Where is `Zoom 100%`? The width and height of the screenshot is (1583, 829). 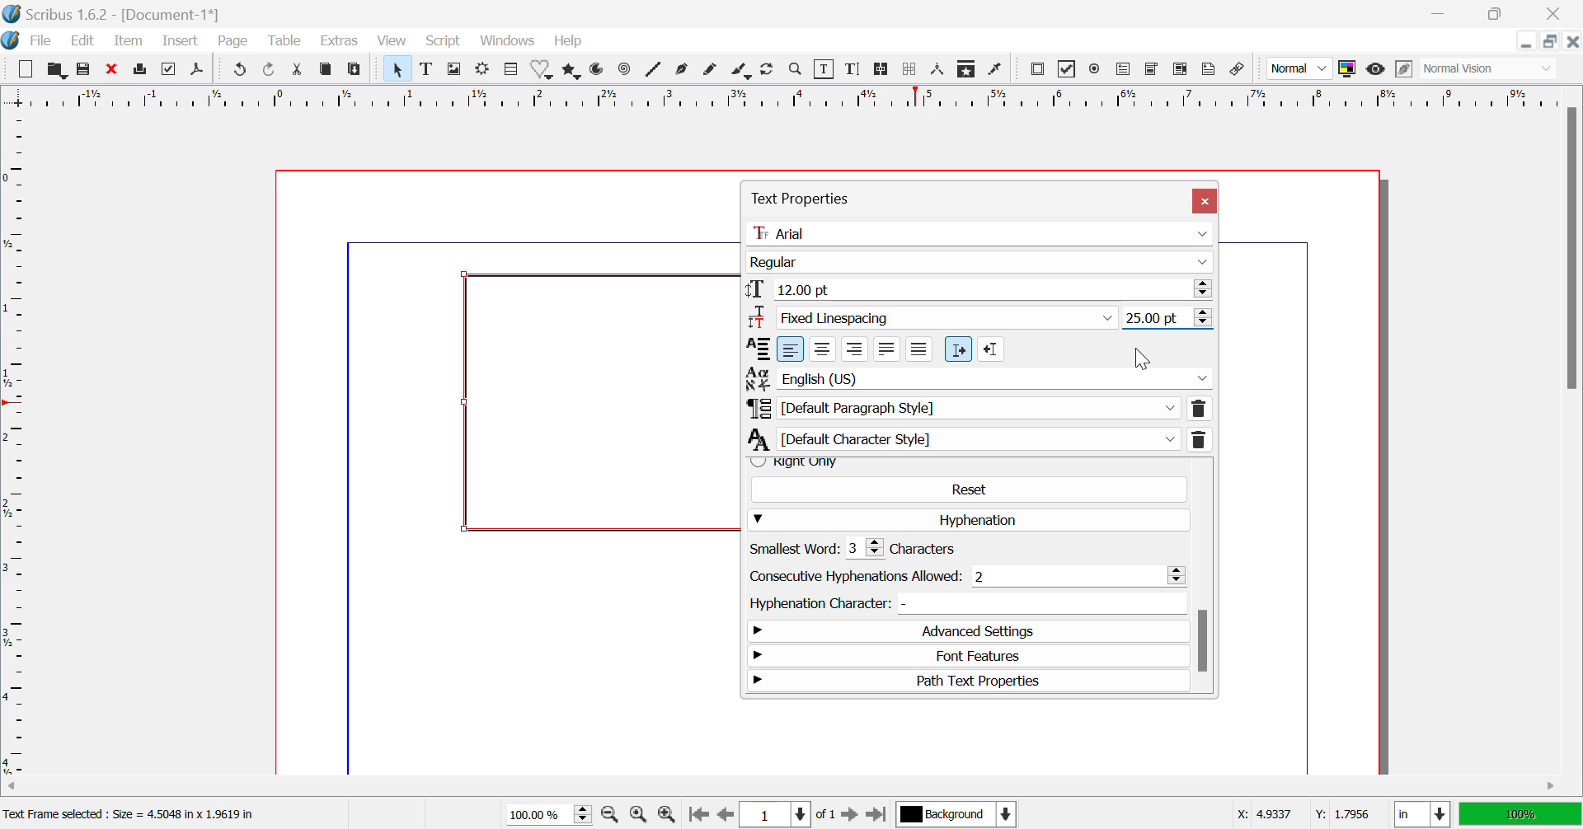 Zoom 100% is located at coordinates (551, 813).